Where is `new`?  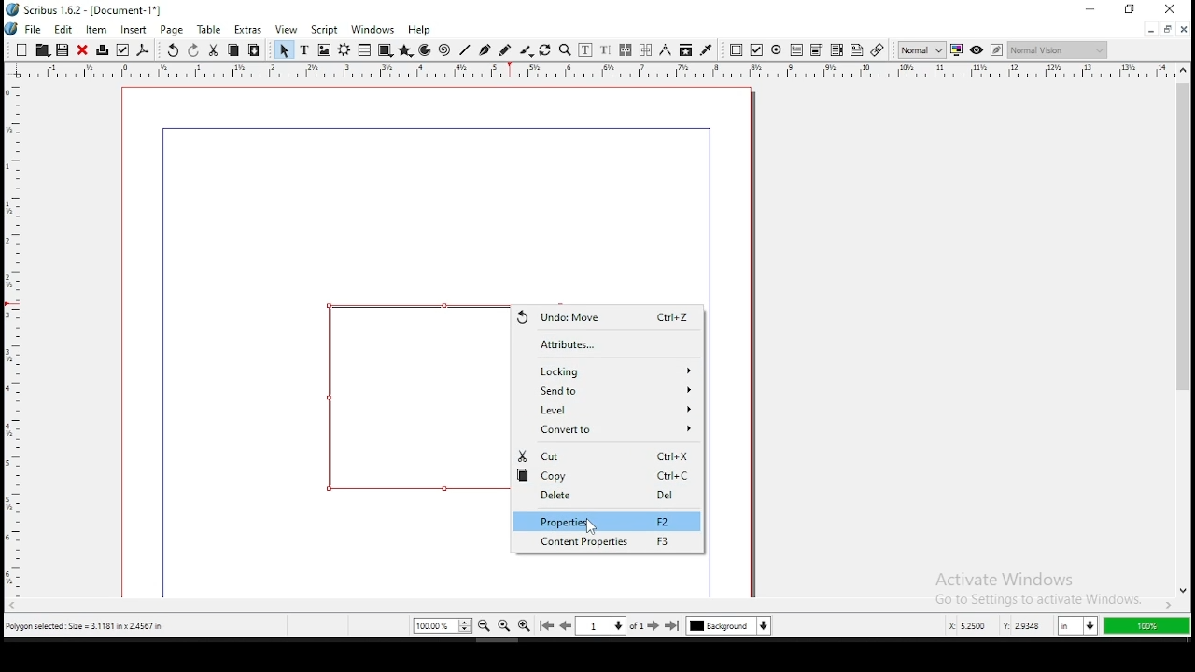 new is located at coordinates (21, 49).